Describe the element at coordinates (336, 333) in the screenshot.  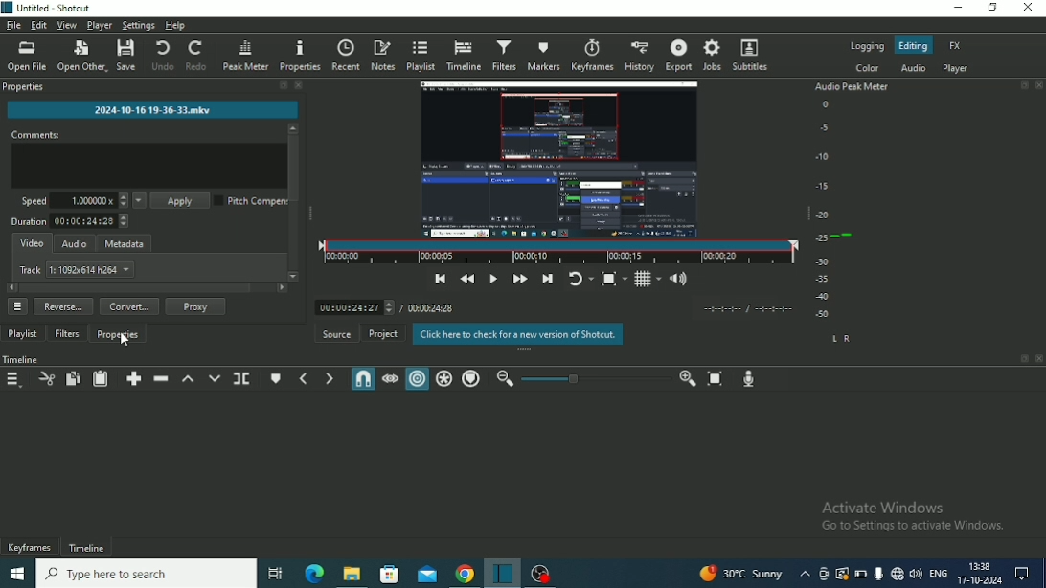
I see `Source` at that location.